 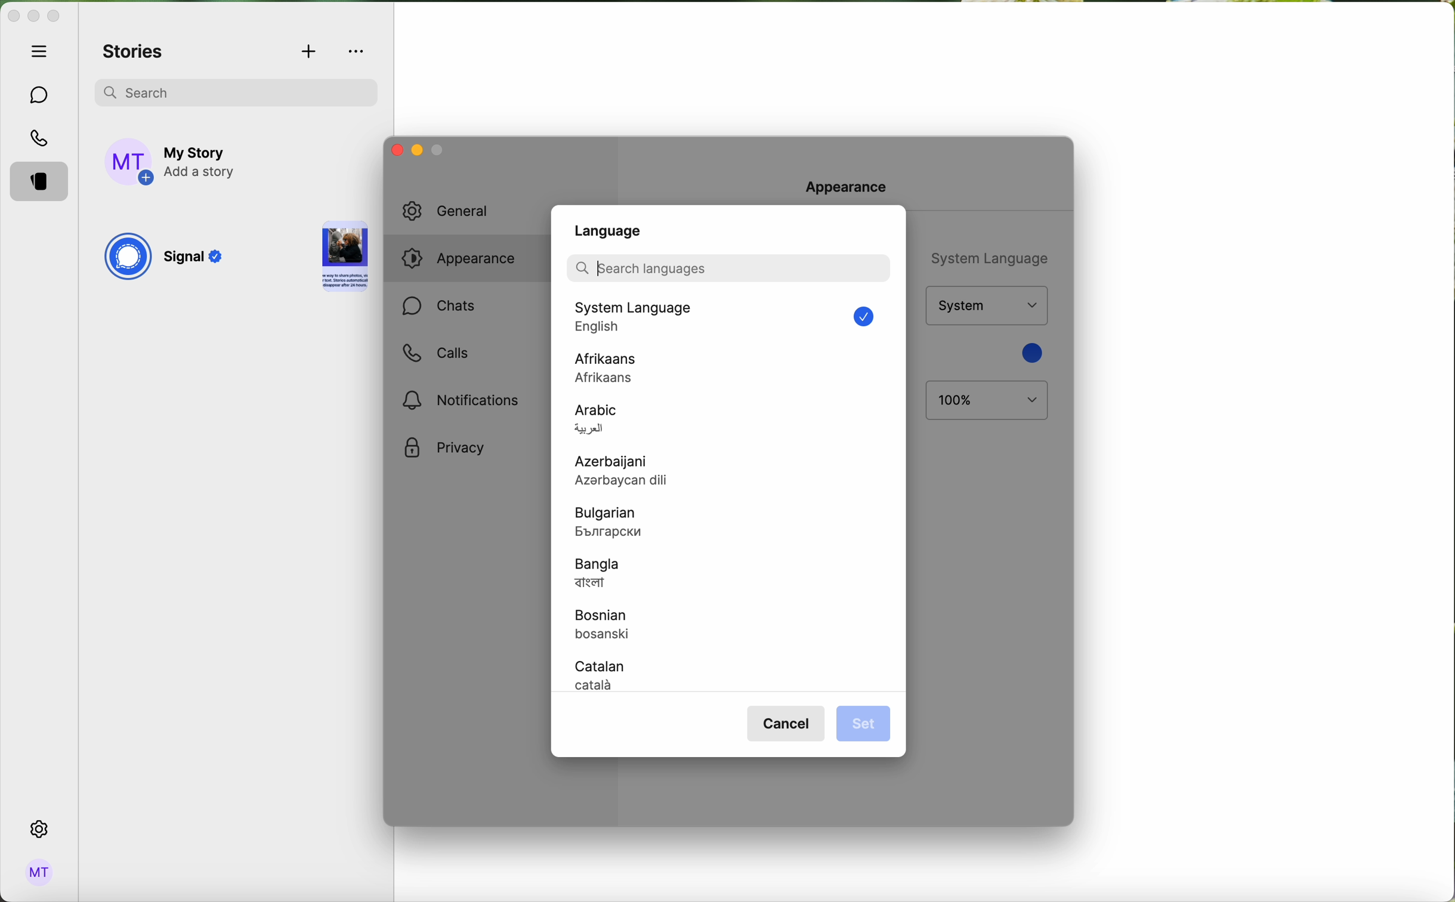 What do you see at coordinates (727, 267) in the screenshot?
I see `search bar` at bounding box center [727, 267].